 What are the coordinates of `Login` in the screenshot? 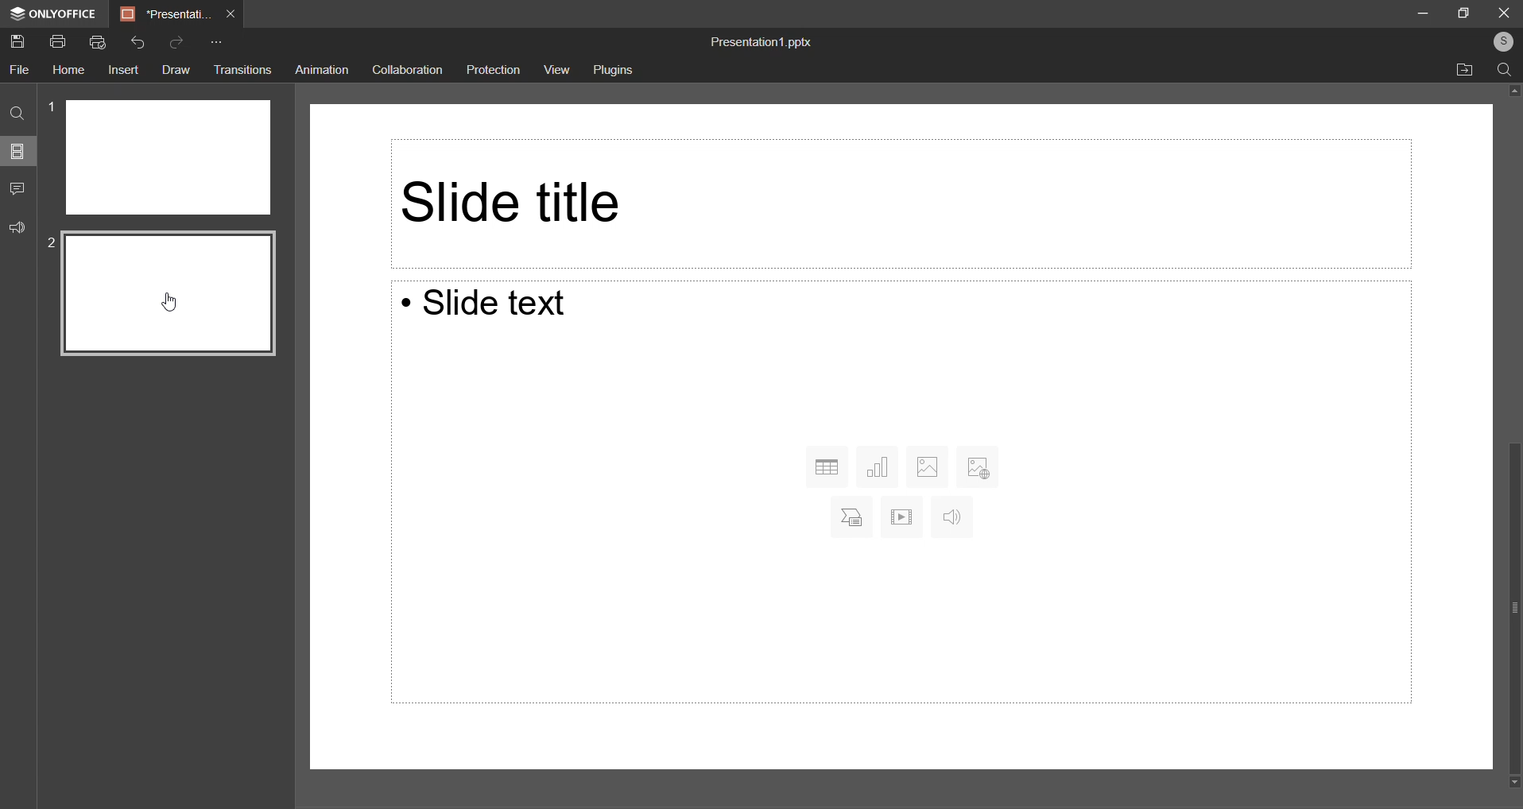 It's located at (1500, 43).